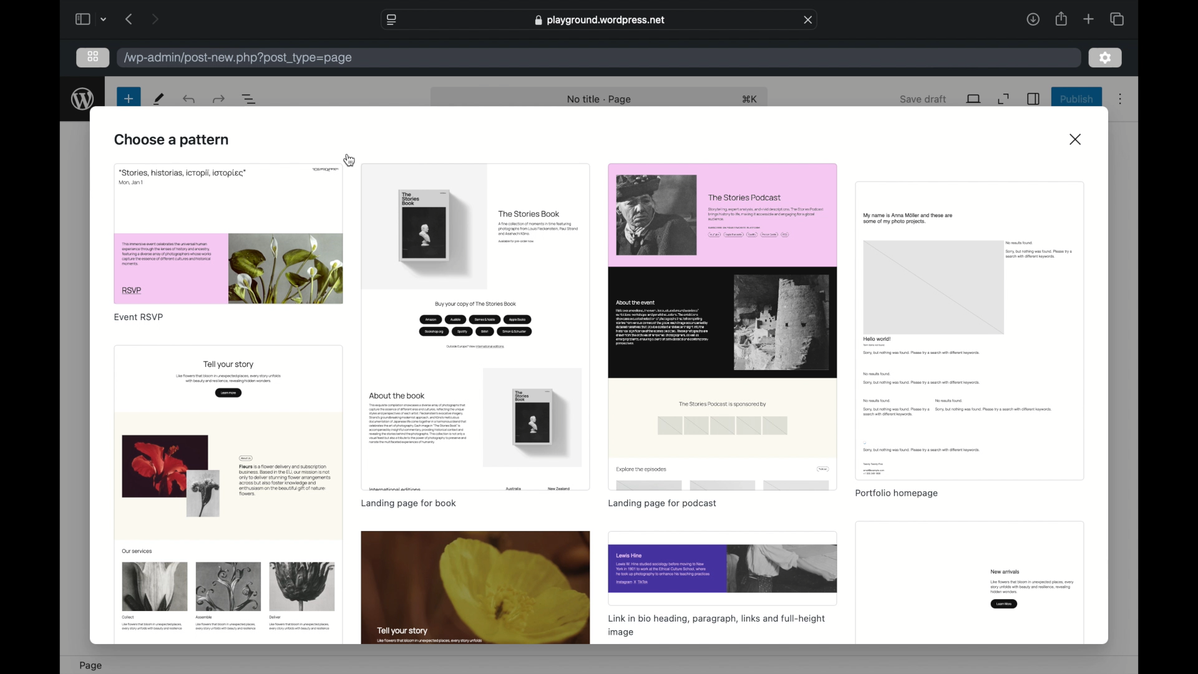 This screenshot has width=1198, height=674. I want to click on previous, so click(128, 19).